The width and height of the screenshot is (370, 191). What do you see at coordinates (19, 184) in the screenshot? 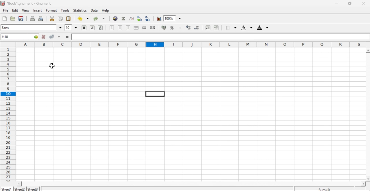
I see `scroll left` at bounding box center [19, 184].